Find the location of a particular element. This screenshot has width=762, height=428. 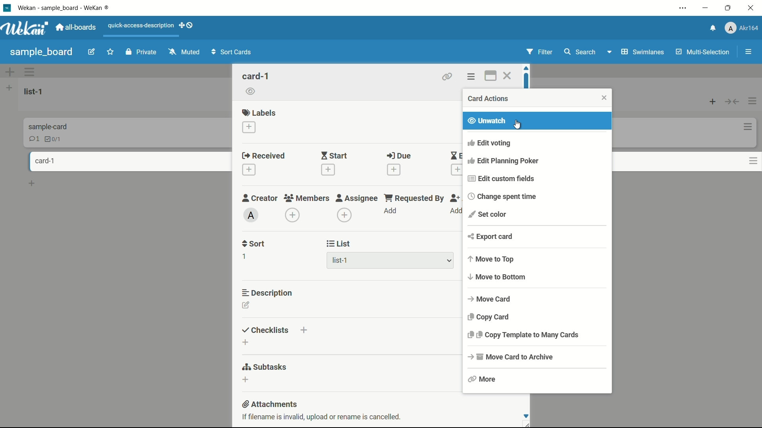

set color is located at coordinates (491, 214).